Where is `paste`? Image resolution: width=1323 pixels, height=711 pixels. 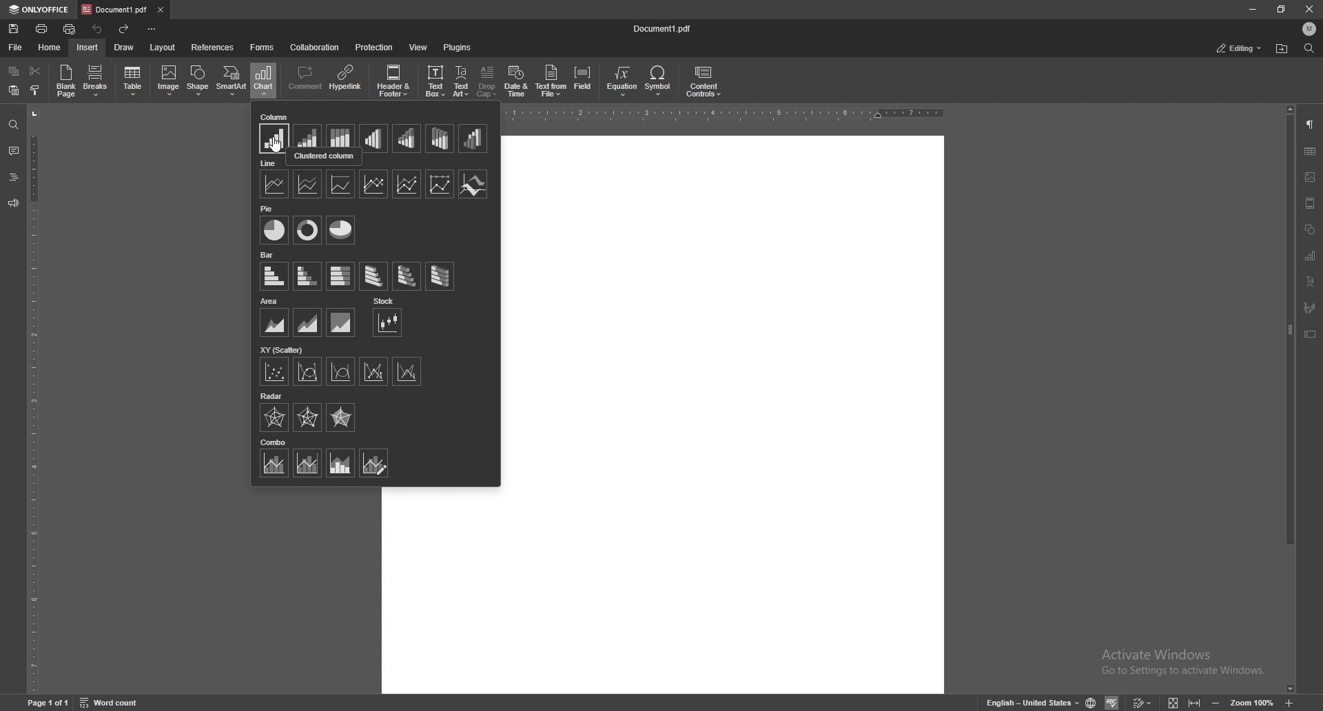 paste is located at coordinates (13, 90).